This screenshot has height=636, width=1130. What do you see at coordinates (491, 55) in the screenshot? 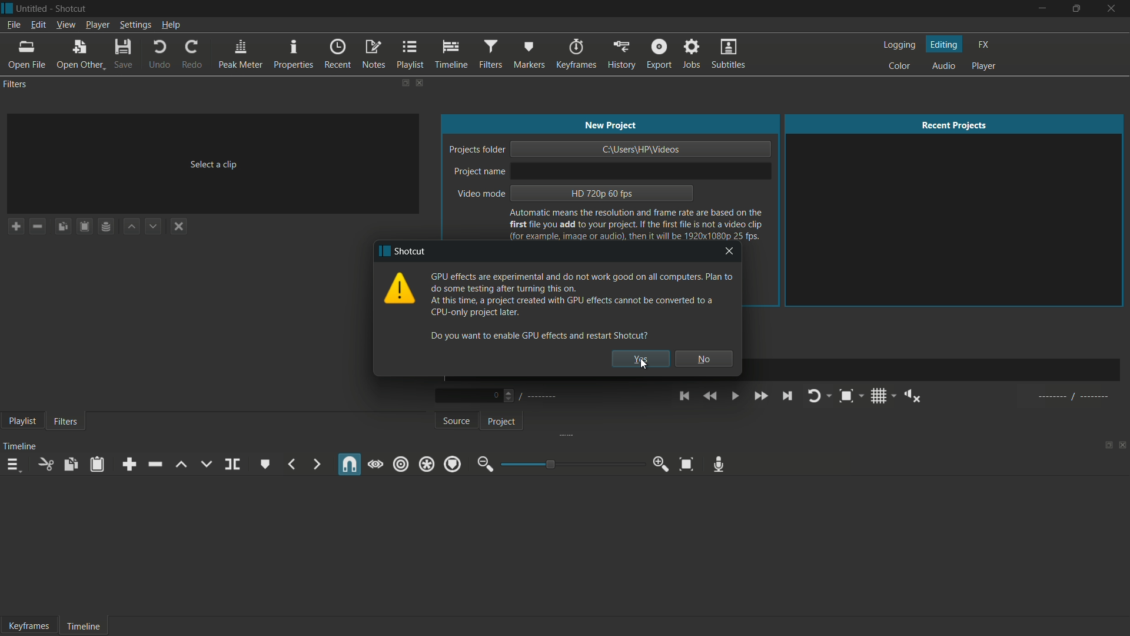
I see `filters` at bounding box center [491, 55].